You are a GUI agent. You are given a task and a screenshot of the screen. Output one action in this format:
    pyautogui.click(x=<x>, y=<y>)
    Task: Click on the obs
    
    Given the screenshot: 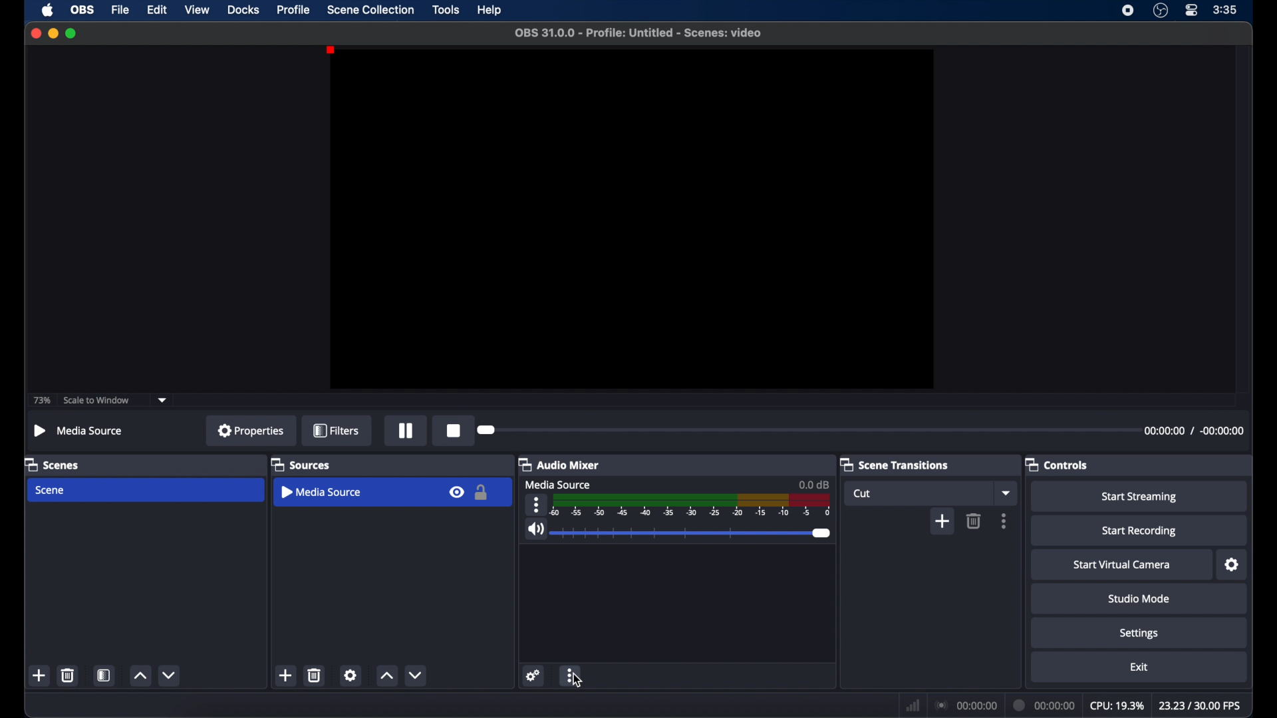 What is the action you would take?
    pyautogui.click(x=81, y=9)
    